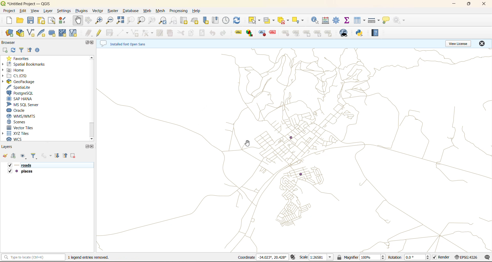 The image size is (492, 262). I want to click on zoom in, so click(100, 21).